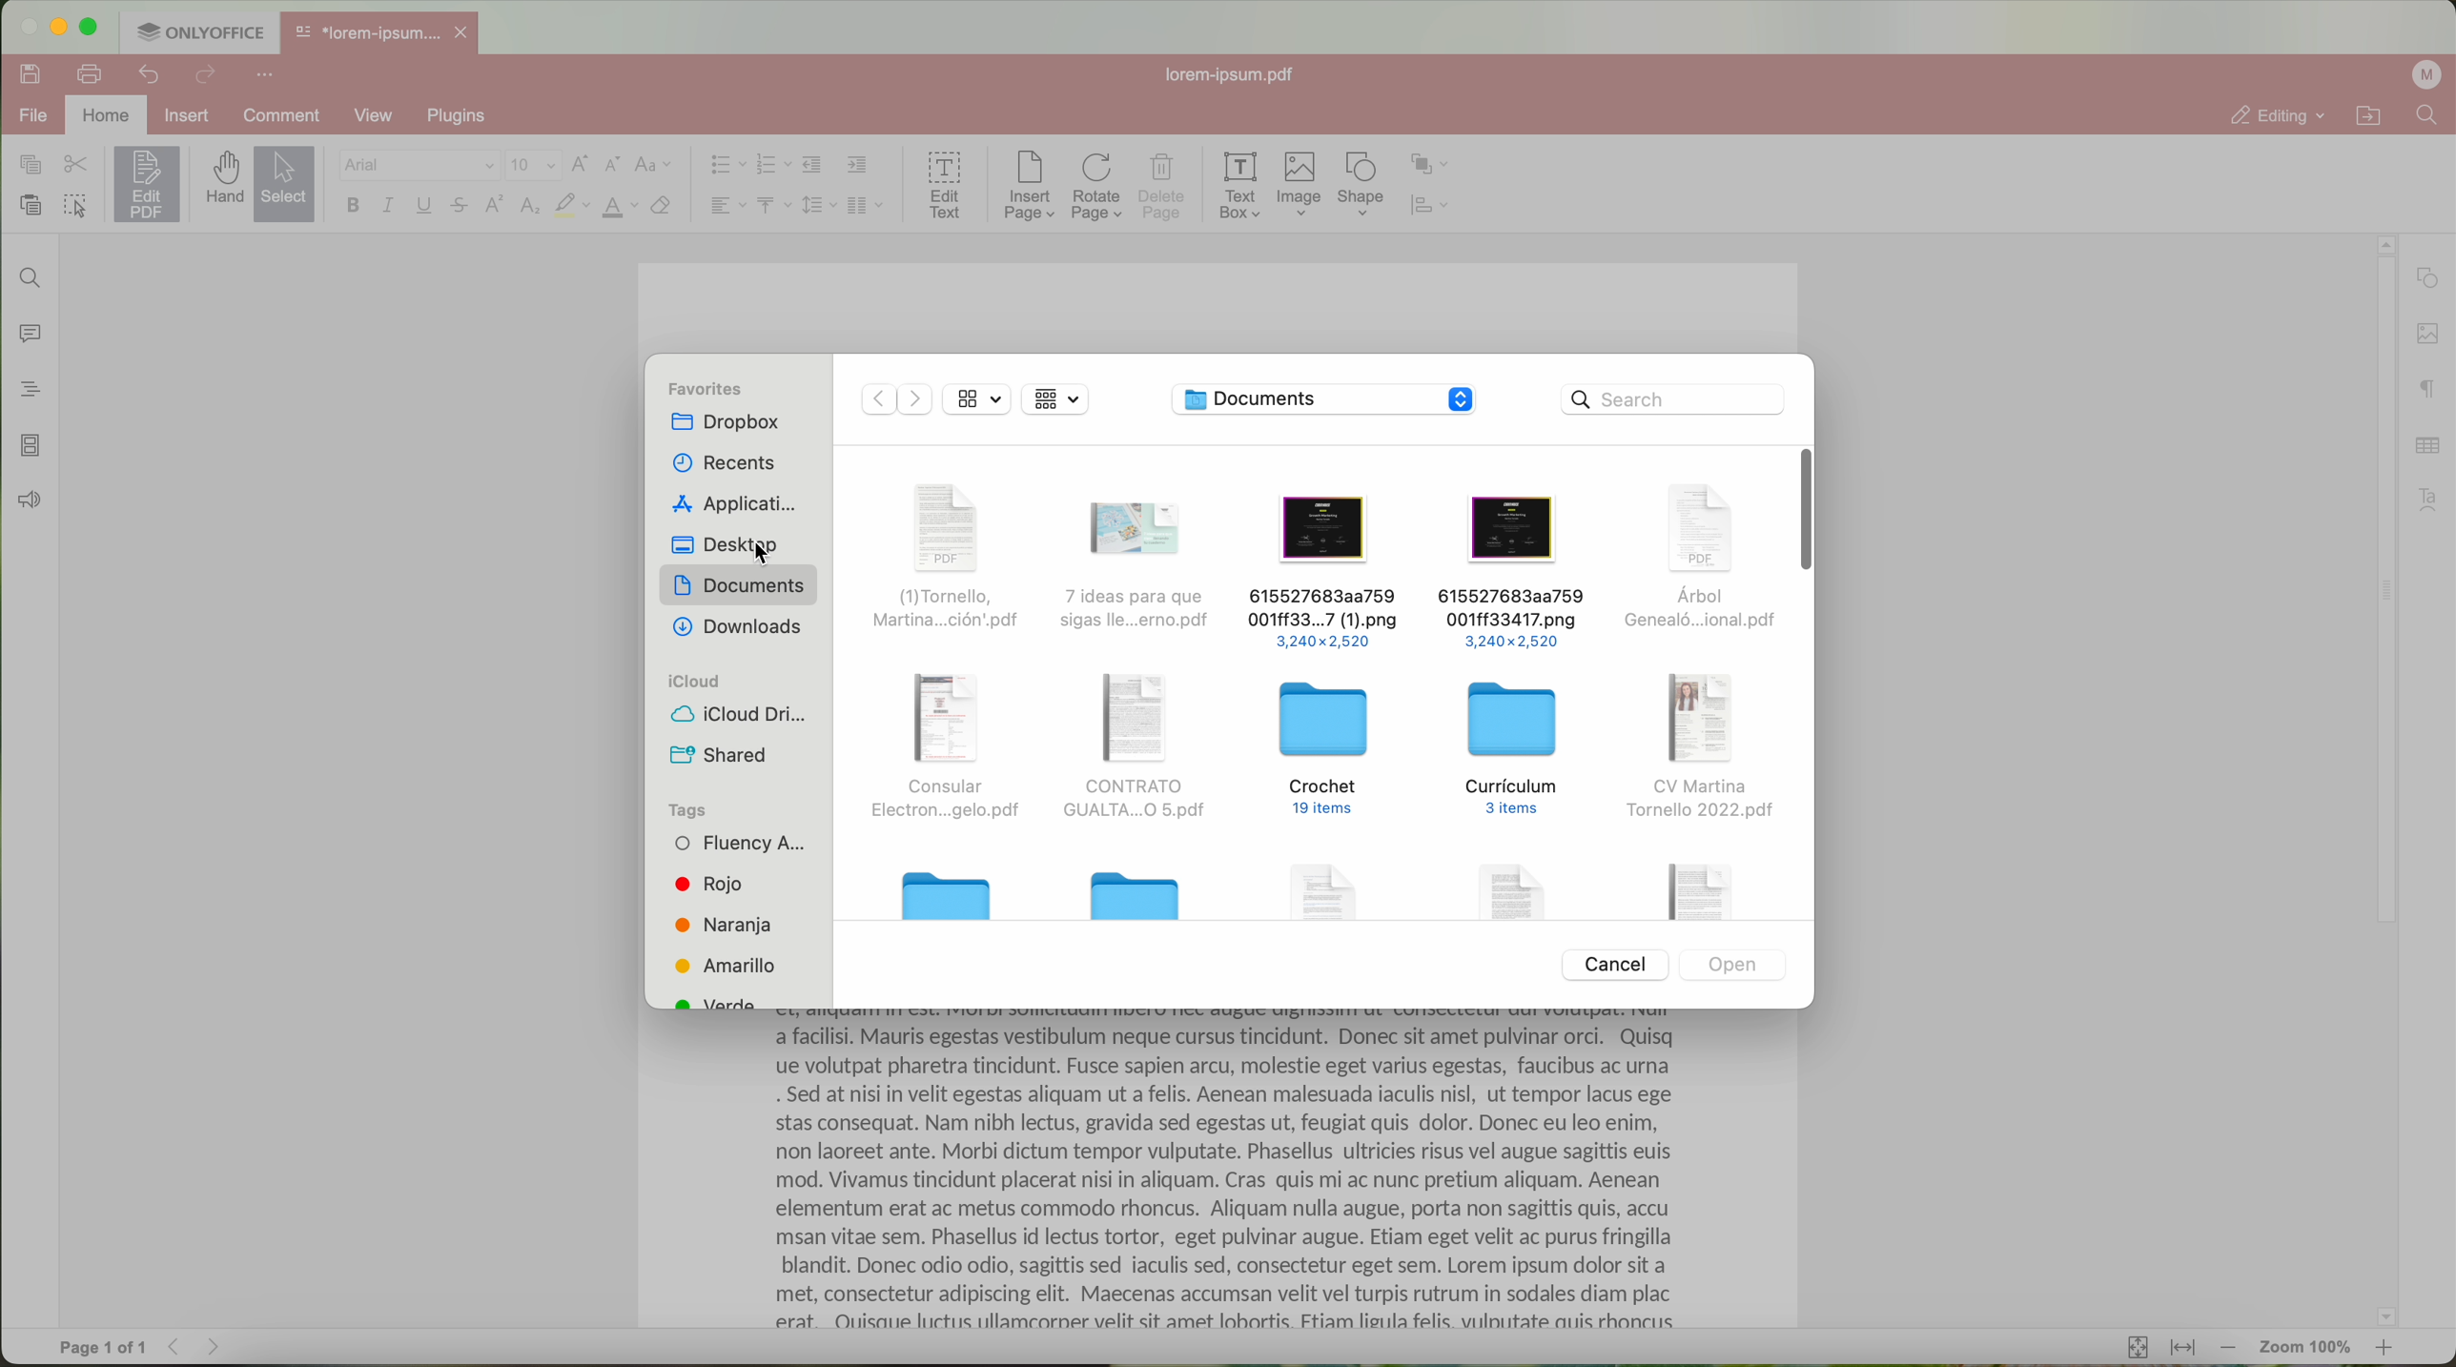 Image resolution: width=2456 pixels, height=1367 pixels. Describe the element at coordinates (720, 755) in the screenshot. I see `shared` at that location.